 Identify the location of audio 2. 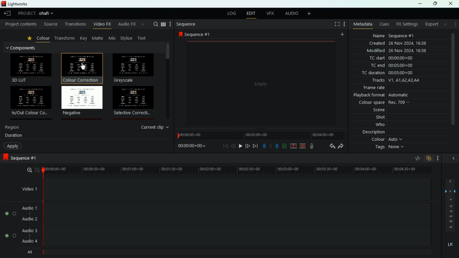
(29, 219).